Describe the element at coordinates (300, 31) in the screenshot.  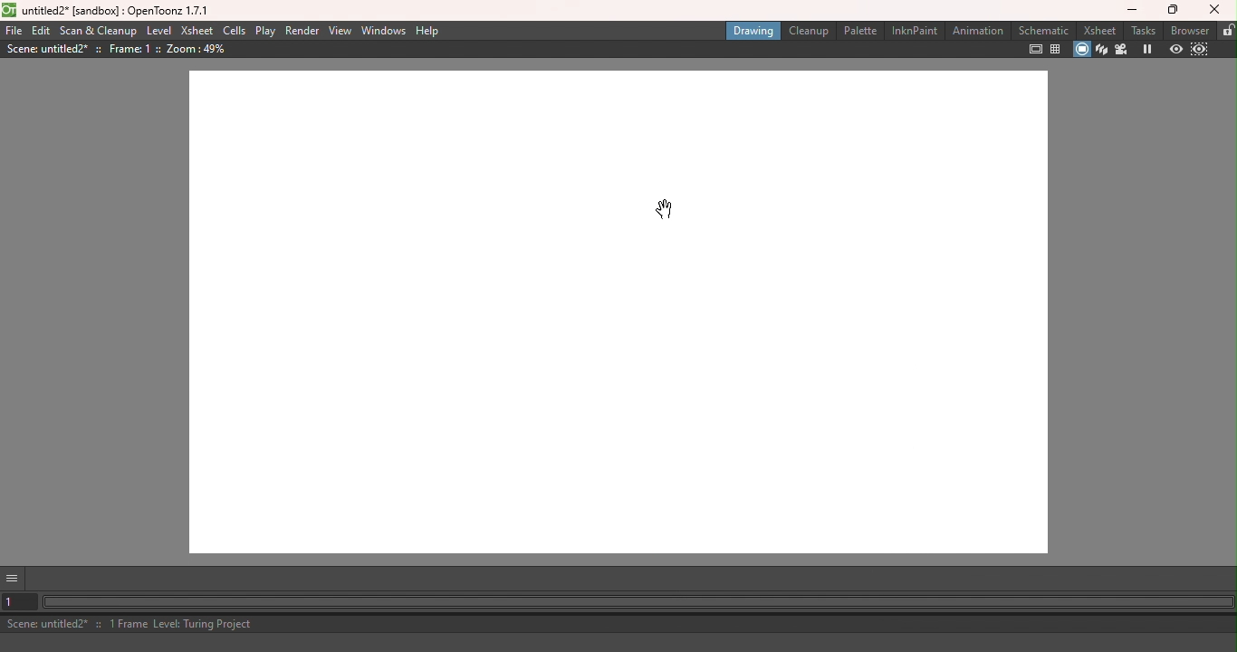
I see `Render` at that location.